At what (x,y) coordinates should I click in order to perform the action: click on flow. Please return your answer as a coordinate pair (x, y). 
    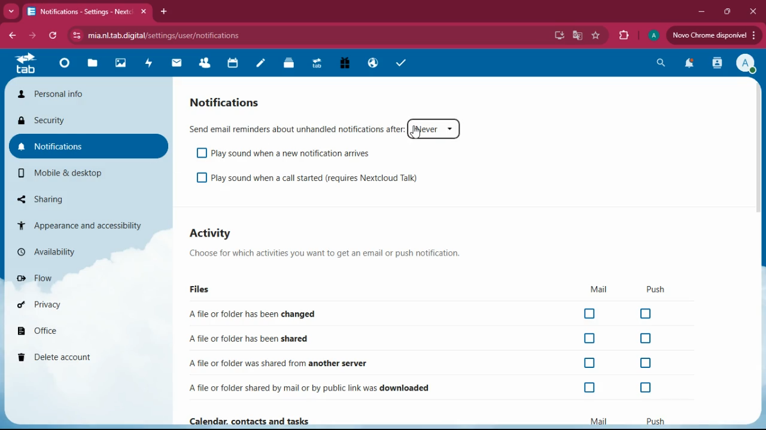
    Looking at the image, I should click on (75, 278).